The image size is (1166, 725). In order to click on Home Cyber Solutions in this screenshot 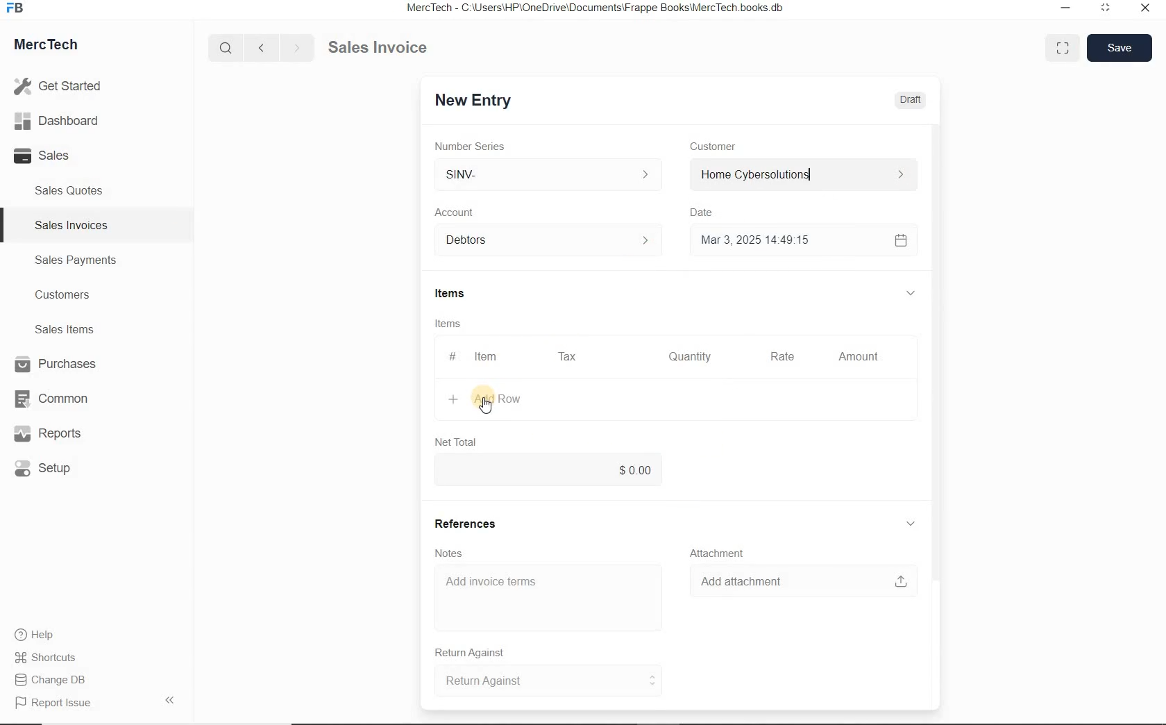, I will do `click(802, 175)`.